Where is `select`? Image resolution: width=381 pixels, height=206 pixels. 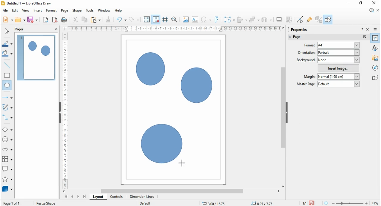
select is located at coordinates (7, 31).